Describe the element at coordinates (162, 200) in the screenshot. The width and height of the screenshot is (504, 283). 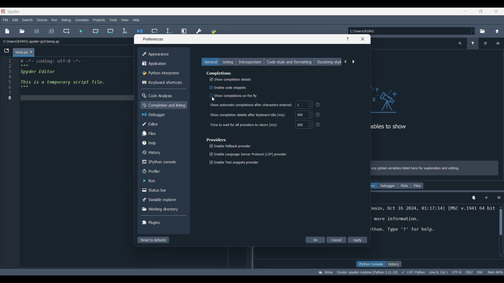
I see `Variable explorer` at that location.